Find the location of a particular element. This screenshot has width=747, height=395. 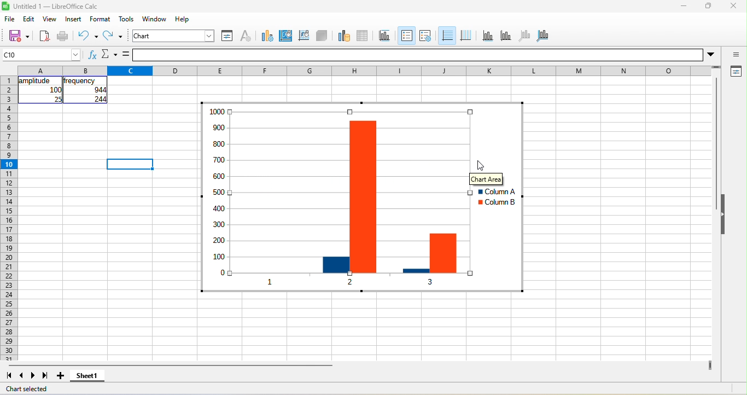

rows is located at coordinates (8, 218).